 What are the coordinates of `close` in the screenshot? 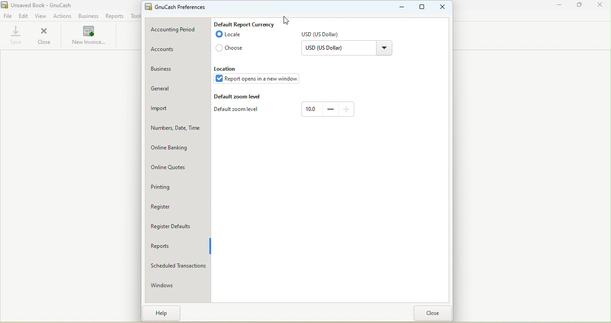 It's located at (433, 313).